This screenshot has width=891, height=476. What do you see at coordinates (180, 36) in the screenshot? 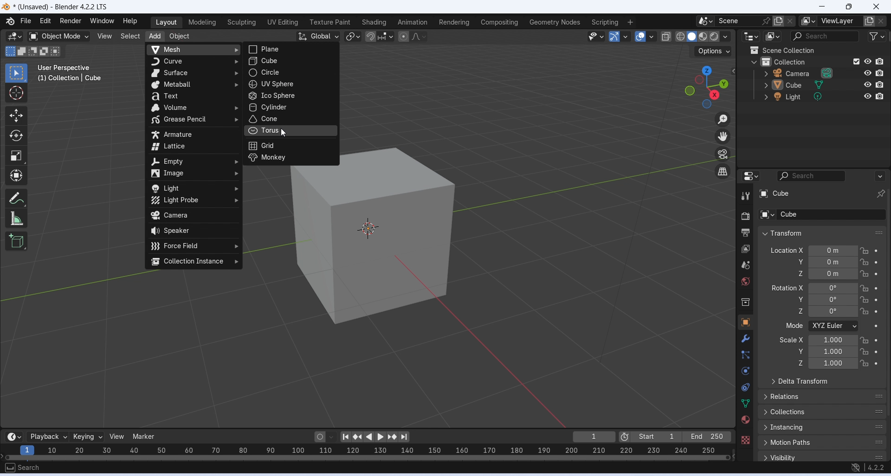
I see `Object` at bounding box center [180, 36].